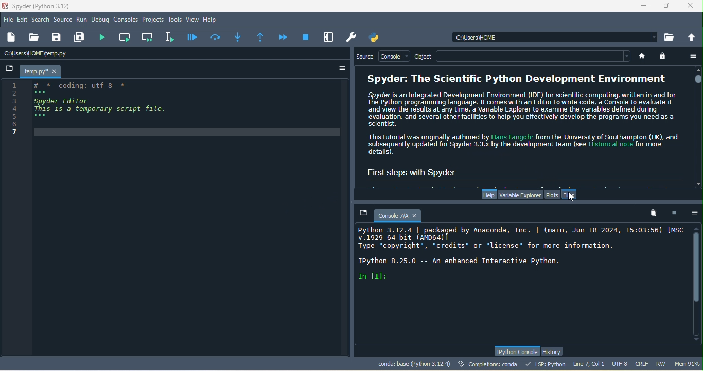 This screenshot has height=371, width=703. I want to click on continue execution, so click(284, 37).